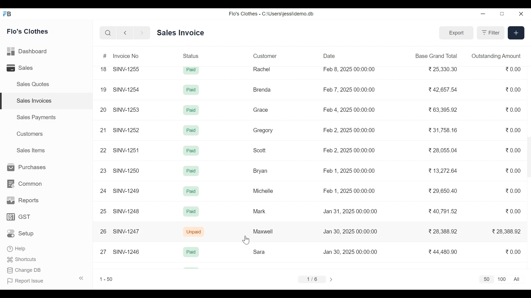  Describe the element at coordinates (263, 191) in the screenshot. I see `Michelle` at that location.